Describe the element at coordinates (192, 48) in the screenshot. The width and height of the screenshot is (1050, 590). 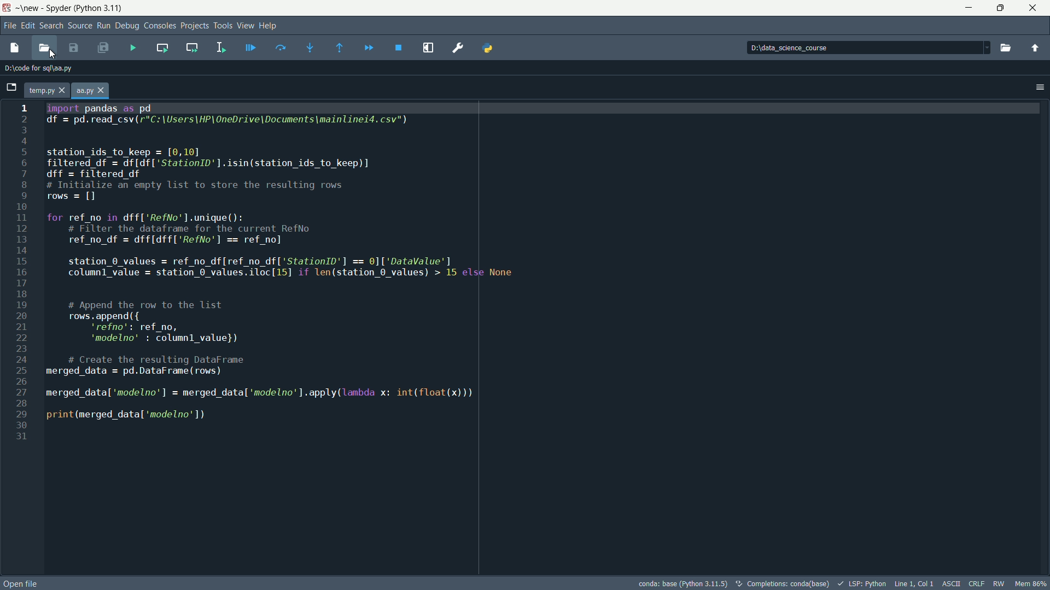
I see `run current cell and go to the next one` at that location.